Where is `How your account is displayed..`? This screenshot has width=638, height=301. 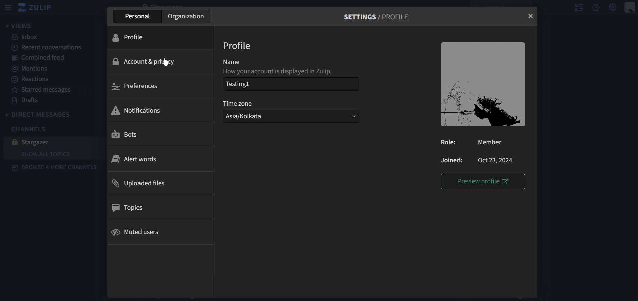 How your account is displayed.. is located at coordinates (291, 73).